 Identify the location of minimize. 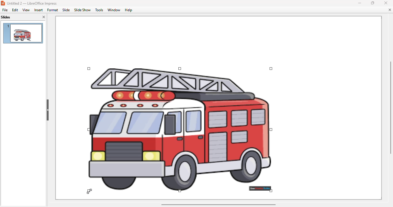
(360, 3).